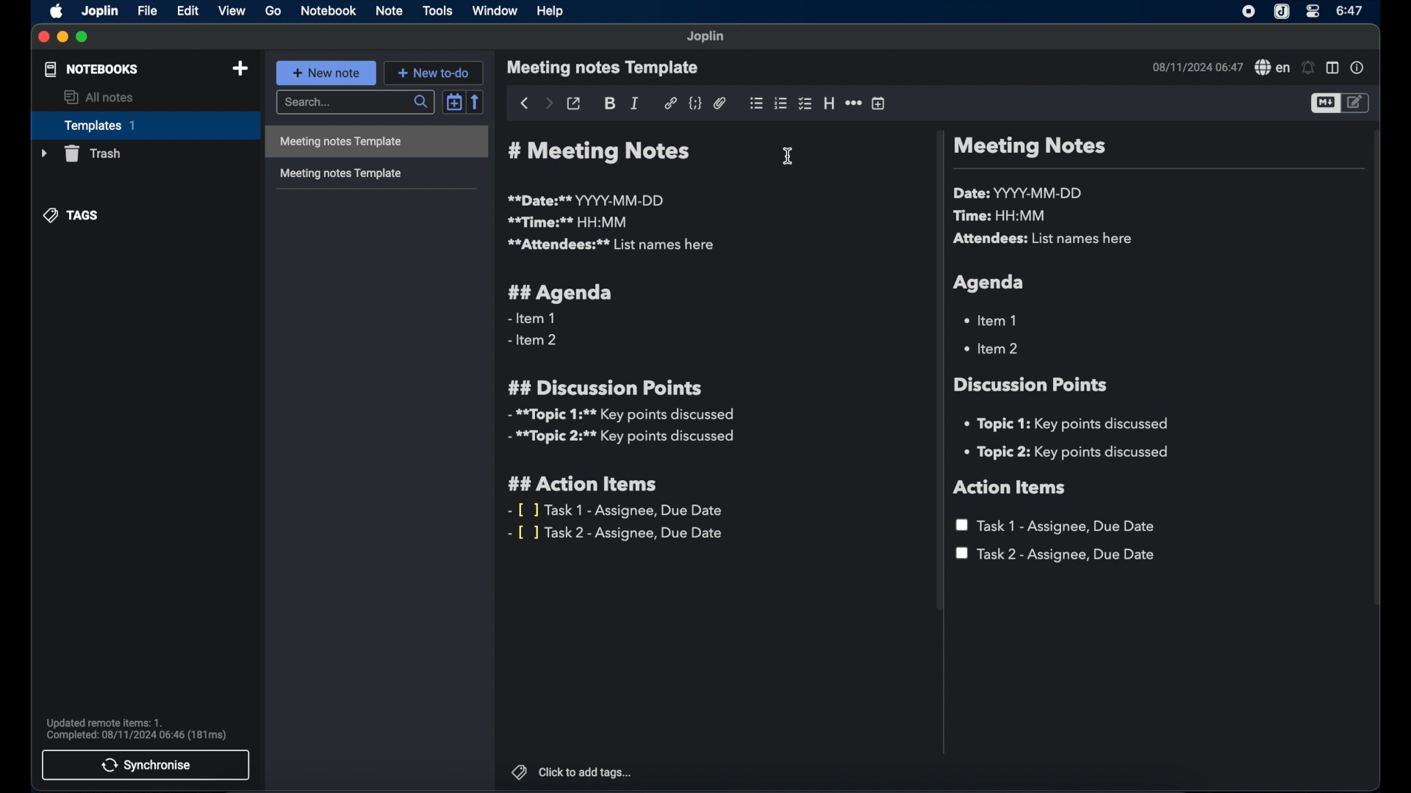 This screenshot has height=793, width=1411. Describe the element at coordinates (147, 765) in the screenshot. I see `synchronise` at that location.